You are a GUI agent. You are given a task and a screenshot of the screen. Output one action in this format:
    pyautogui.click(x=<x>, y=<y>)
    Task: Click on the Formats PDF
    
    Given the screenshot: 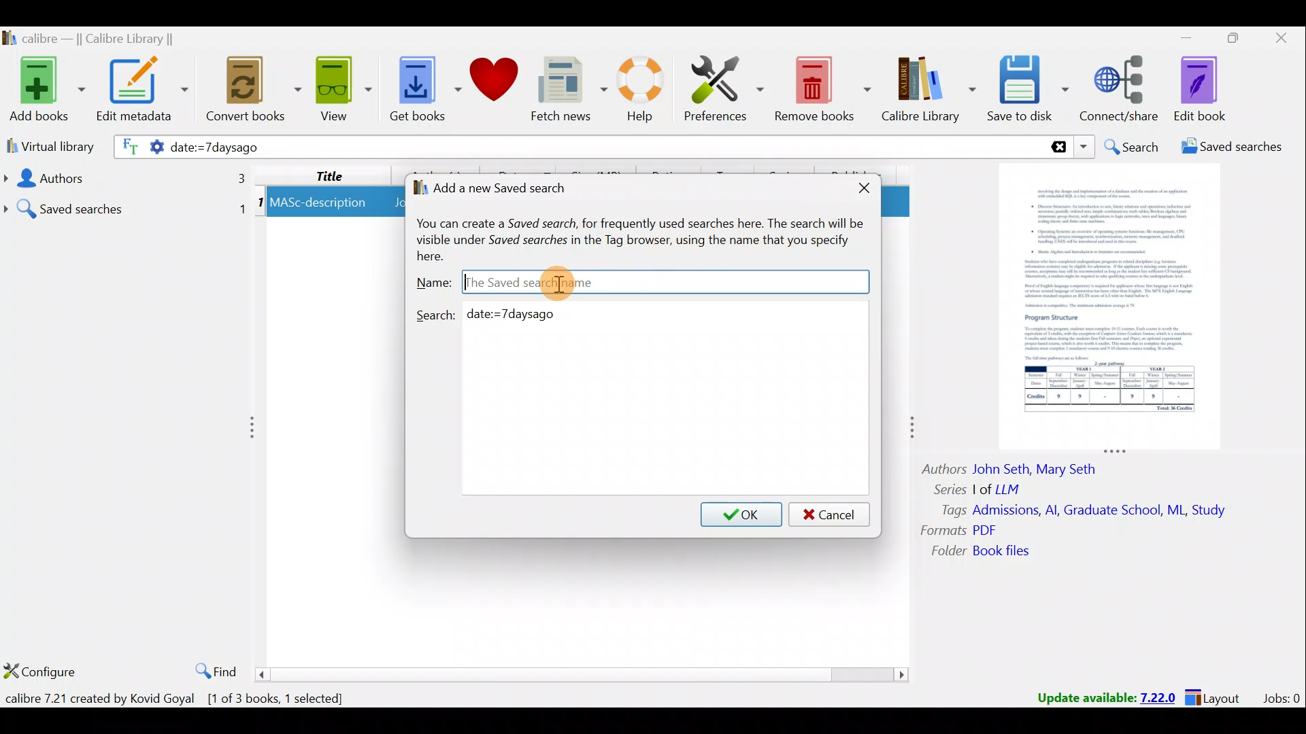 What is the action you would take?
    pyautogui.click(x=959, y=530)
    